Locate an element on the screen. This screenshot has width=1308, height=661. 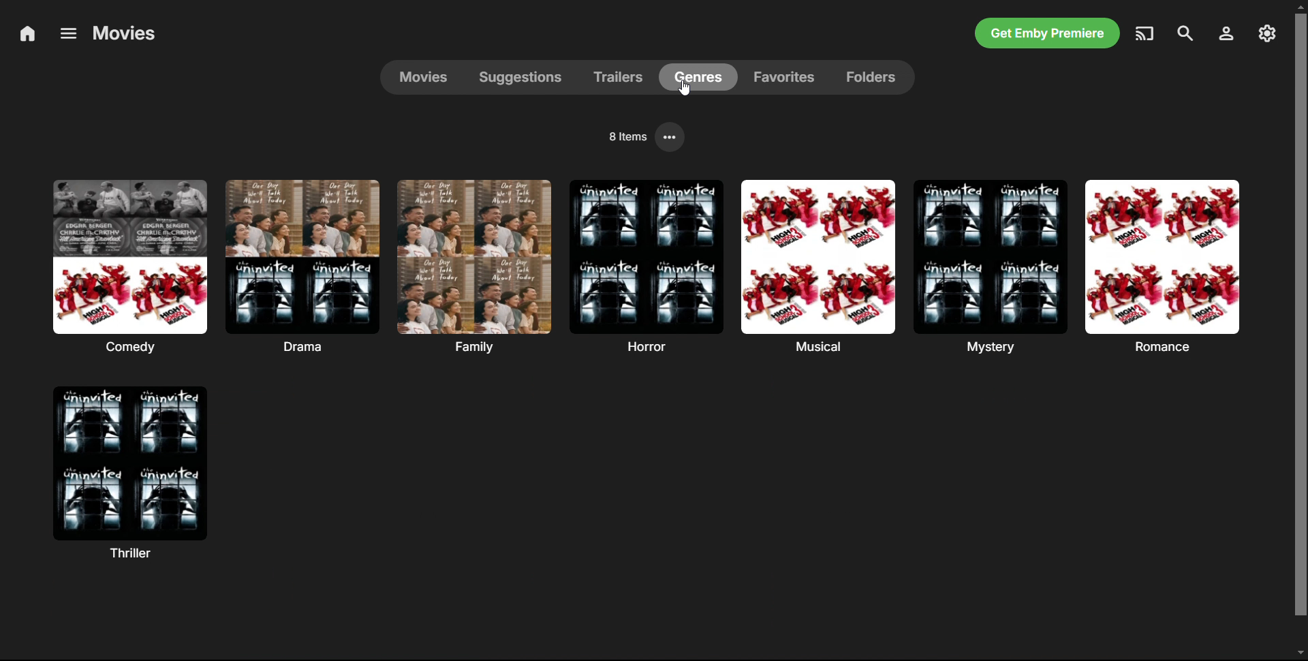
folders is located at coordinates (872, 76).